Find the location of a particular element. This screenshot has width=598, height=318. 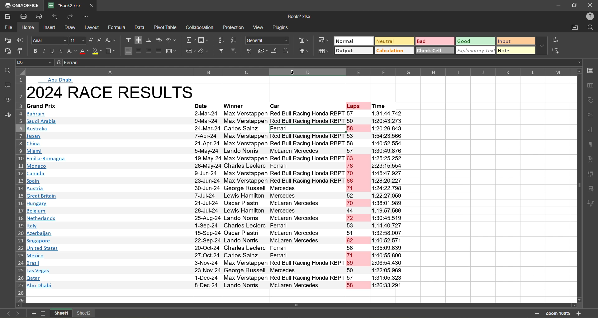

Ferrari is located at coordinates (324, 62).